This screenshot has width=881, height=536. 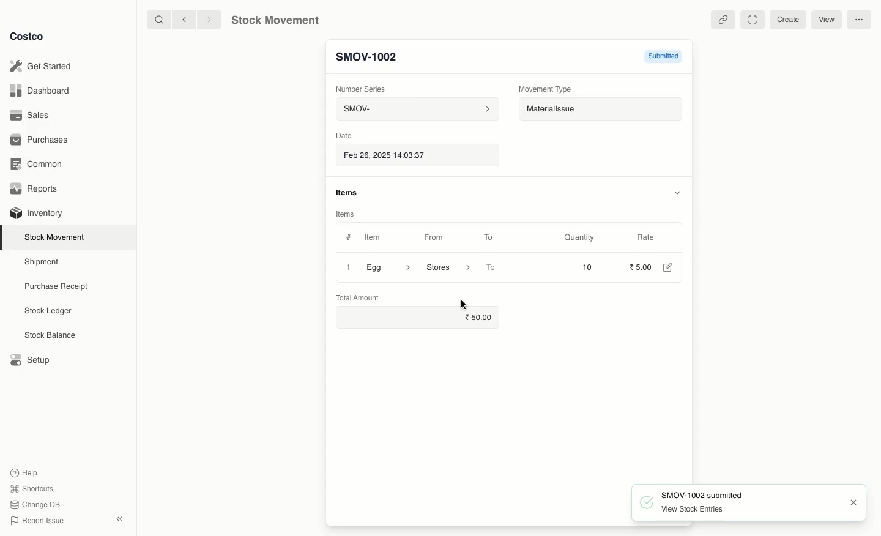 What do you see at coordinates (679, 192) in the screenshot?
I see `hide` at bounding box center [679, 192].